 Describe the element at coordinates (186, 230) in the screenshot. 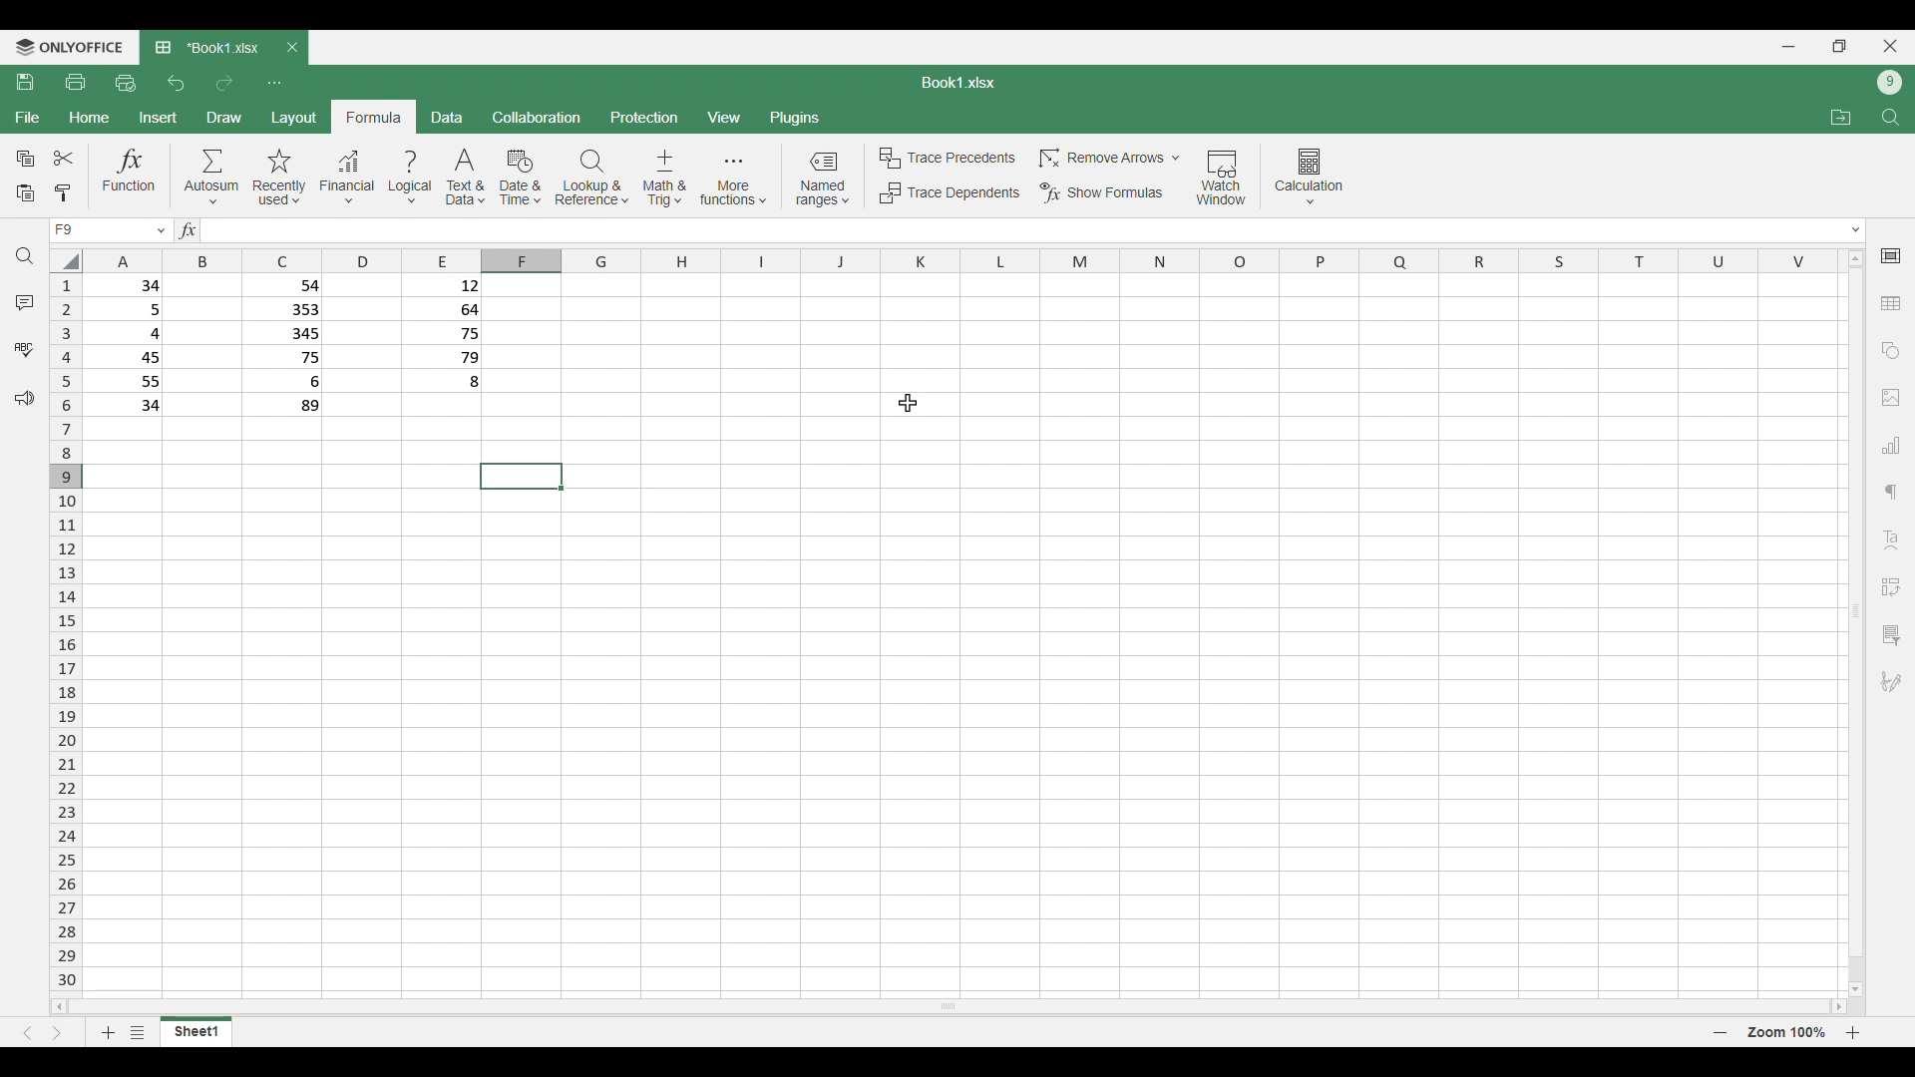

I see `Indicates text box for equations ` at that location.